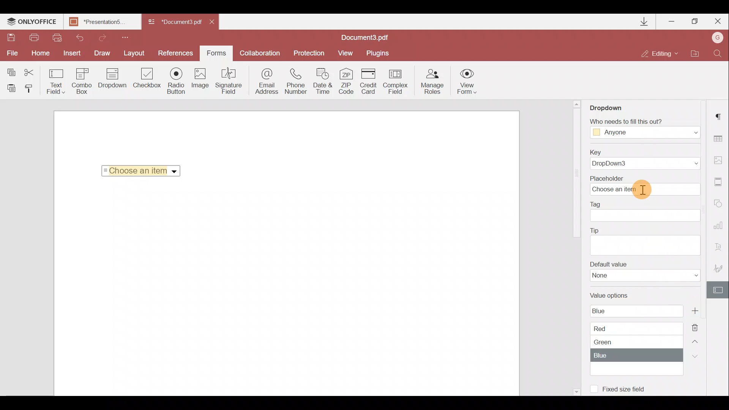 The image size is (729, 410). I want to click on Document name, so click(369, 37).